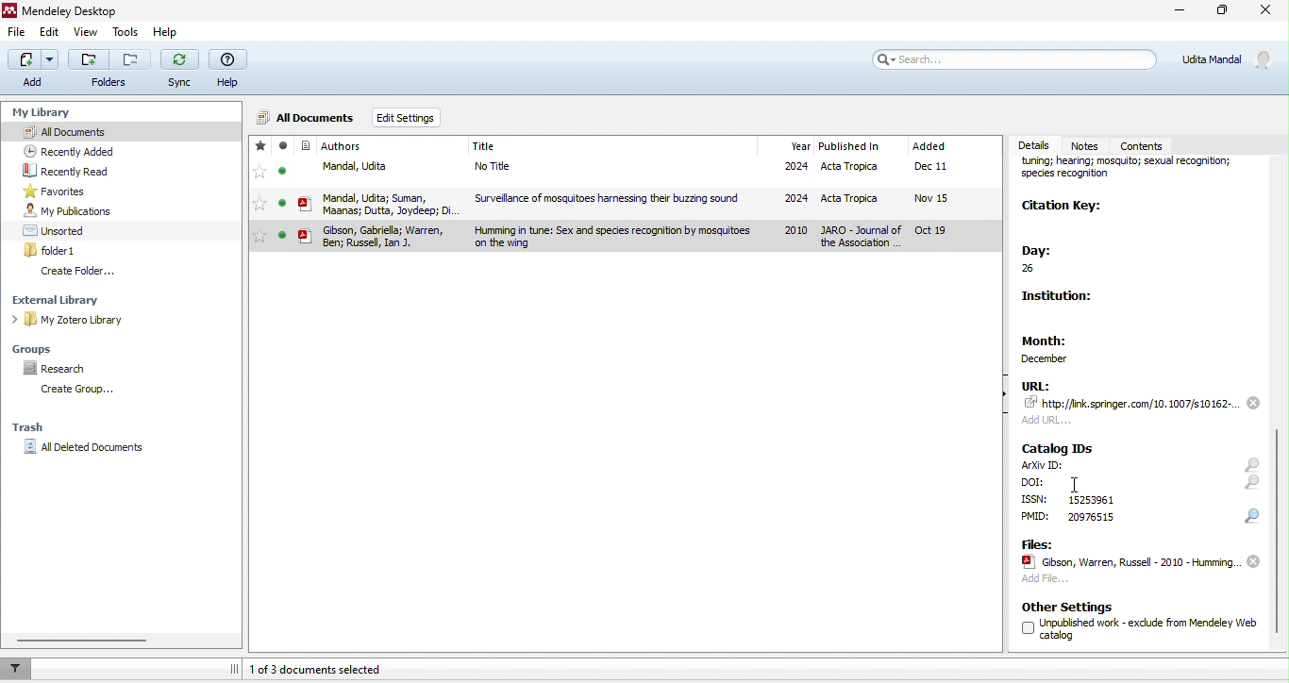 Image resolution: width=1289 pixels, height=683 pixels. What do you see at coordinates (1036, 385) in the screenshot?
I see `url` at bounding box center [1036, 385].